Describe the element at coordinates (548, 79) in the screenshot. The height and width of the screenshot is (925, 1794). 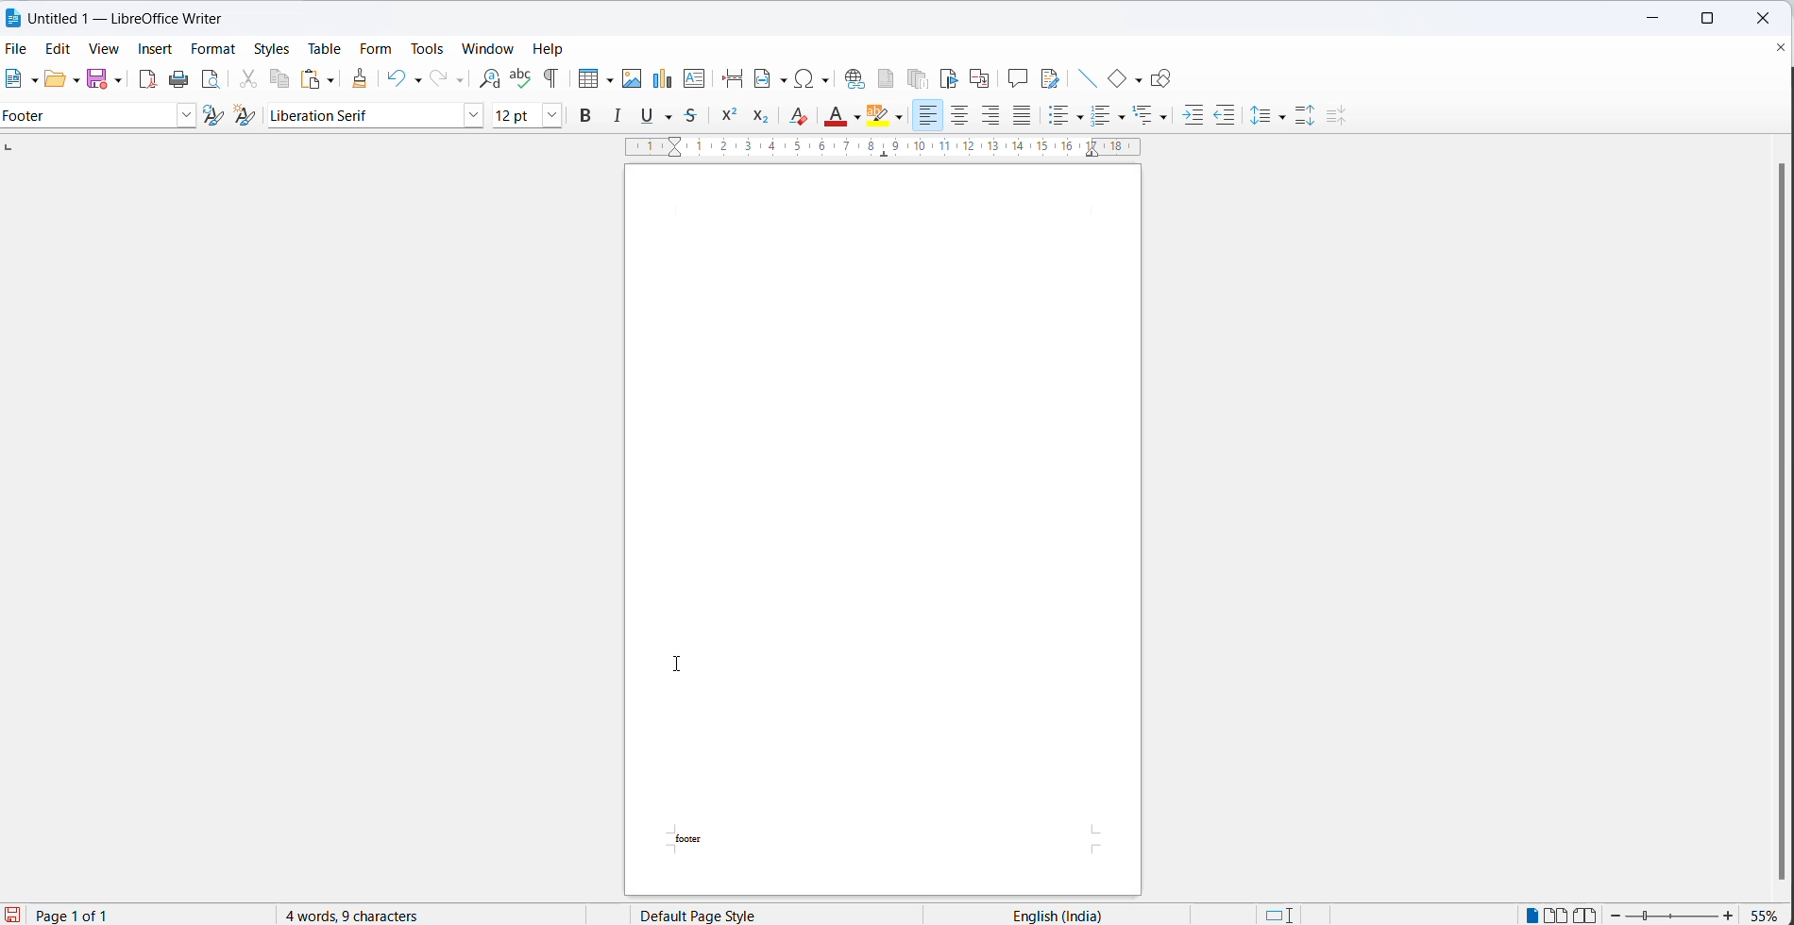
I see `toggle formatting marks` at that location.